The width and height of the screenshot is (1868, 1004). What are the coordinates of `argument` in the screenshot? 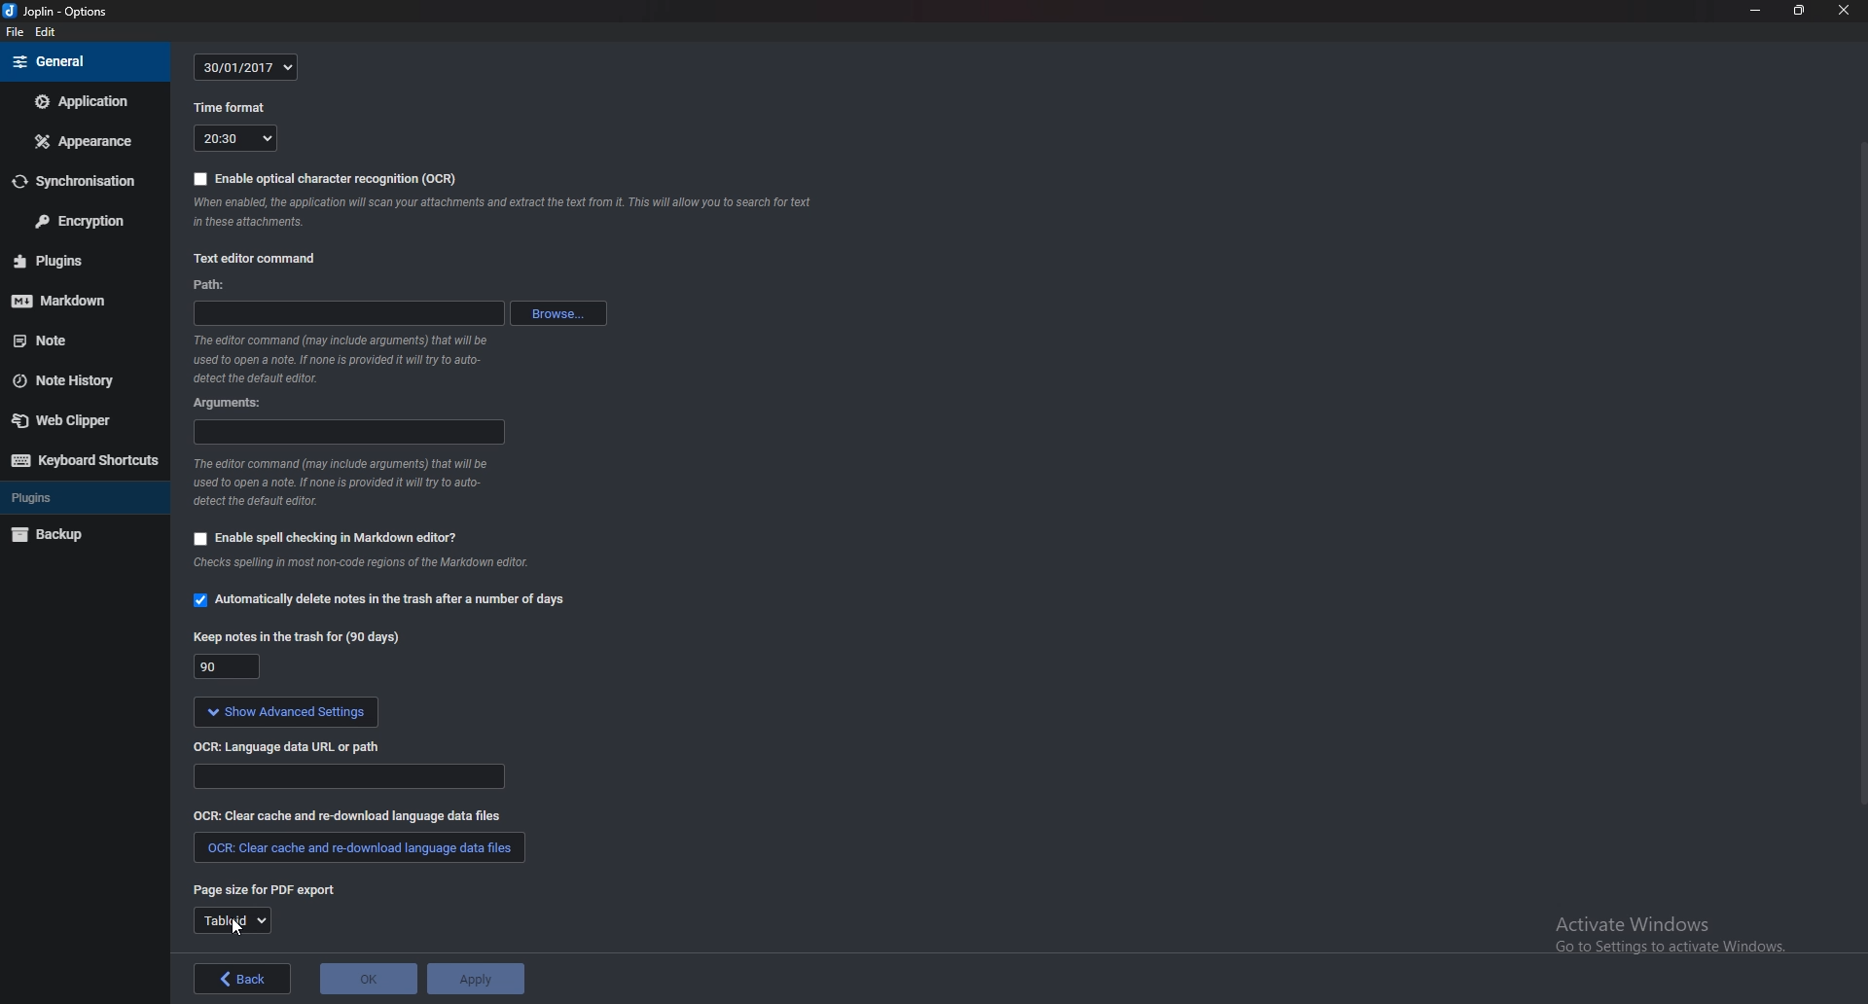 It's located at (233, 404).